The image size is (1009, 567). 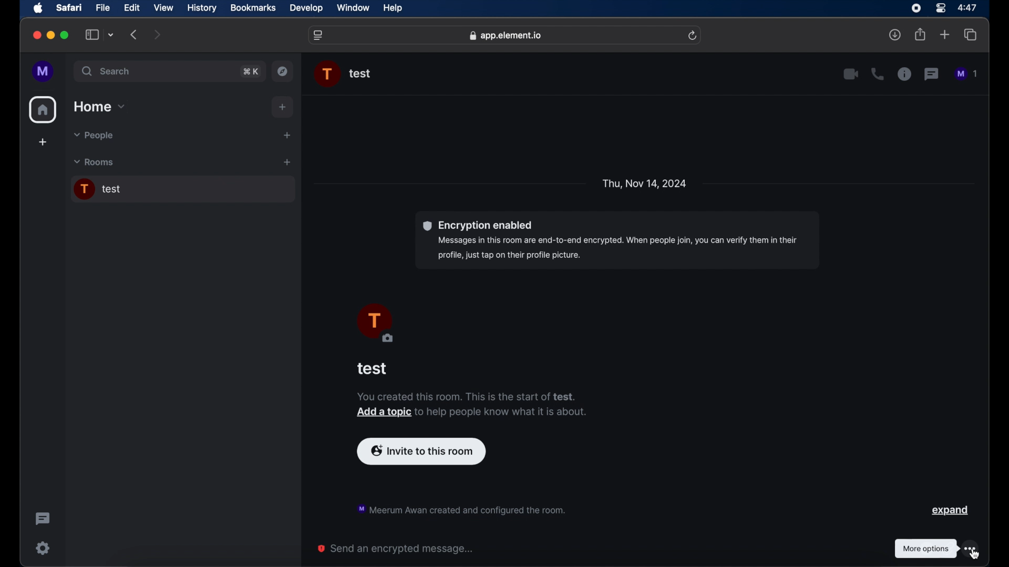 I want to click on date and day, so click(x=644, y=183).